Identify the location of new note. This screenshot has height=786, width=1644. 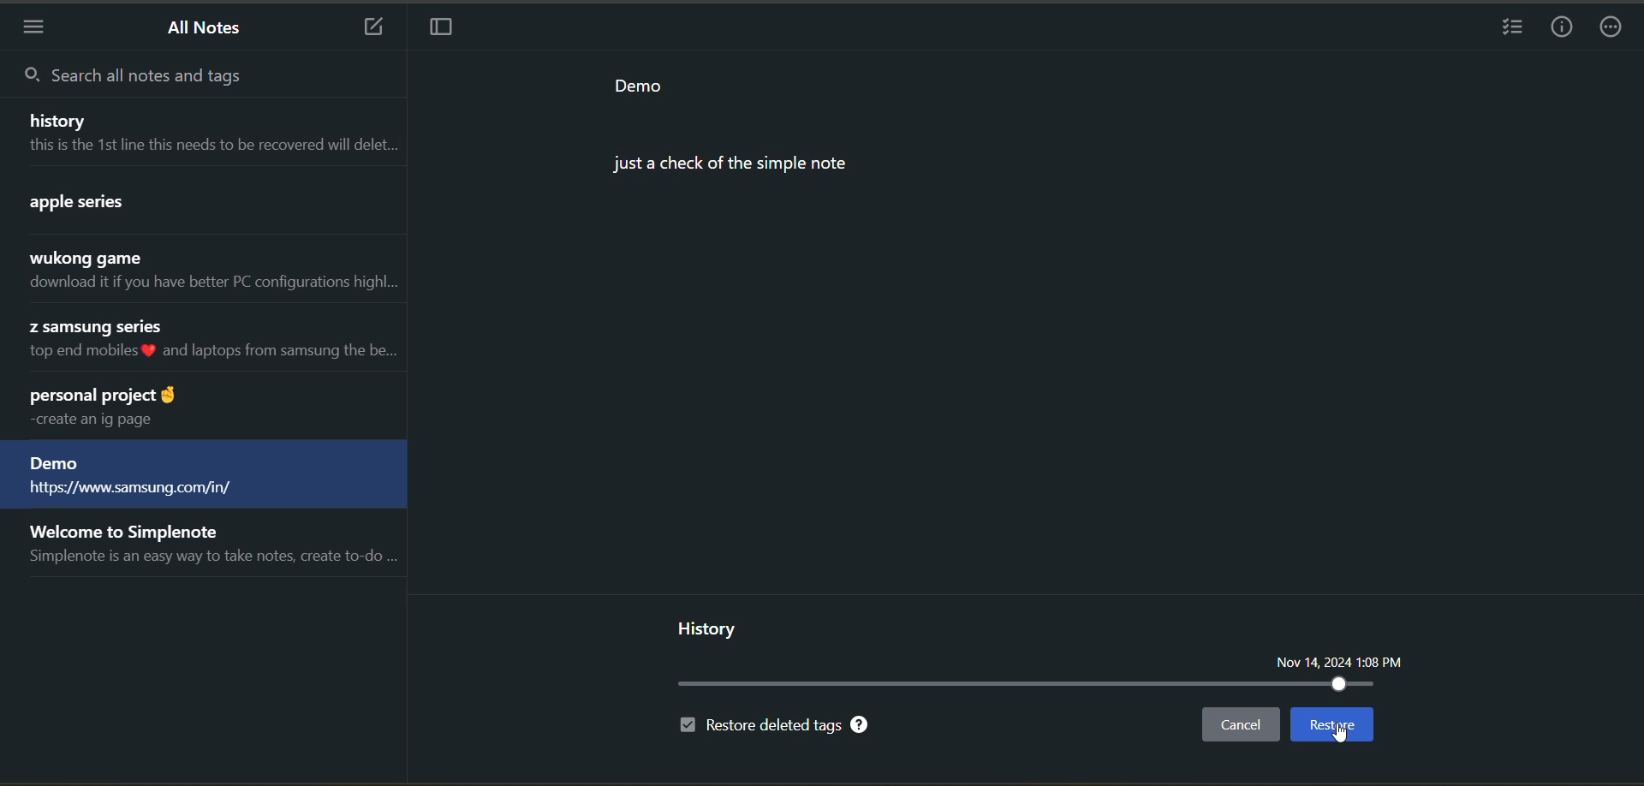
(365, 26).